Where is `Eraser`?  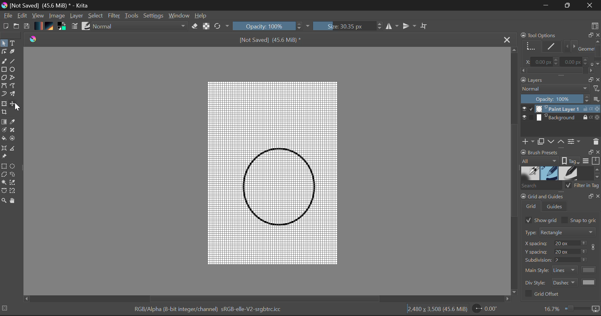 Eraser is located at coordinates (195, 27).